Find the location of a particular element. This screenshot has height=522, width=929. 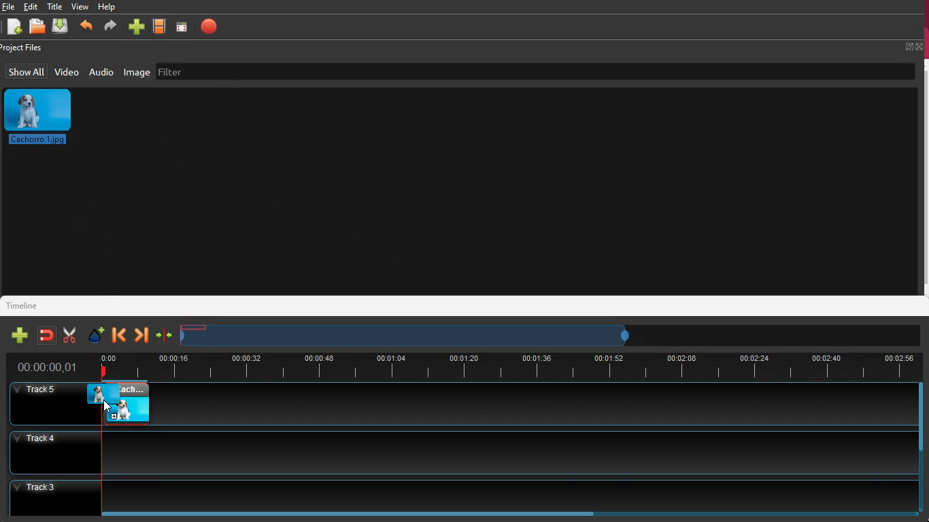

back is located at coordinates (117, 336).